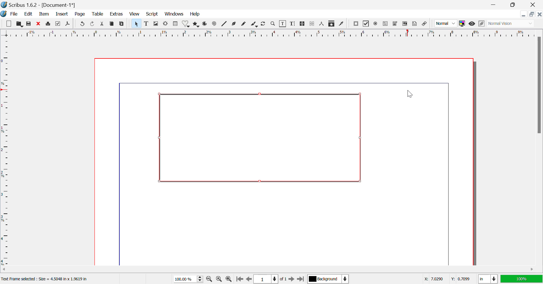 The image size is (543, 284). Describe the element at coordinates (386, 24) in the screenshot. I see `Pdf Text Field` at that location.